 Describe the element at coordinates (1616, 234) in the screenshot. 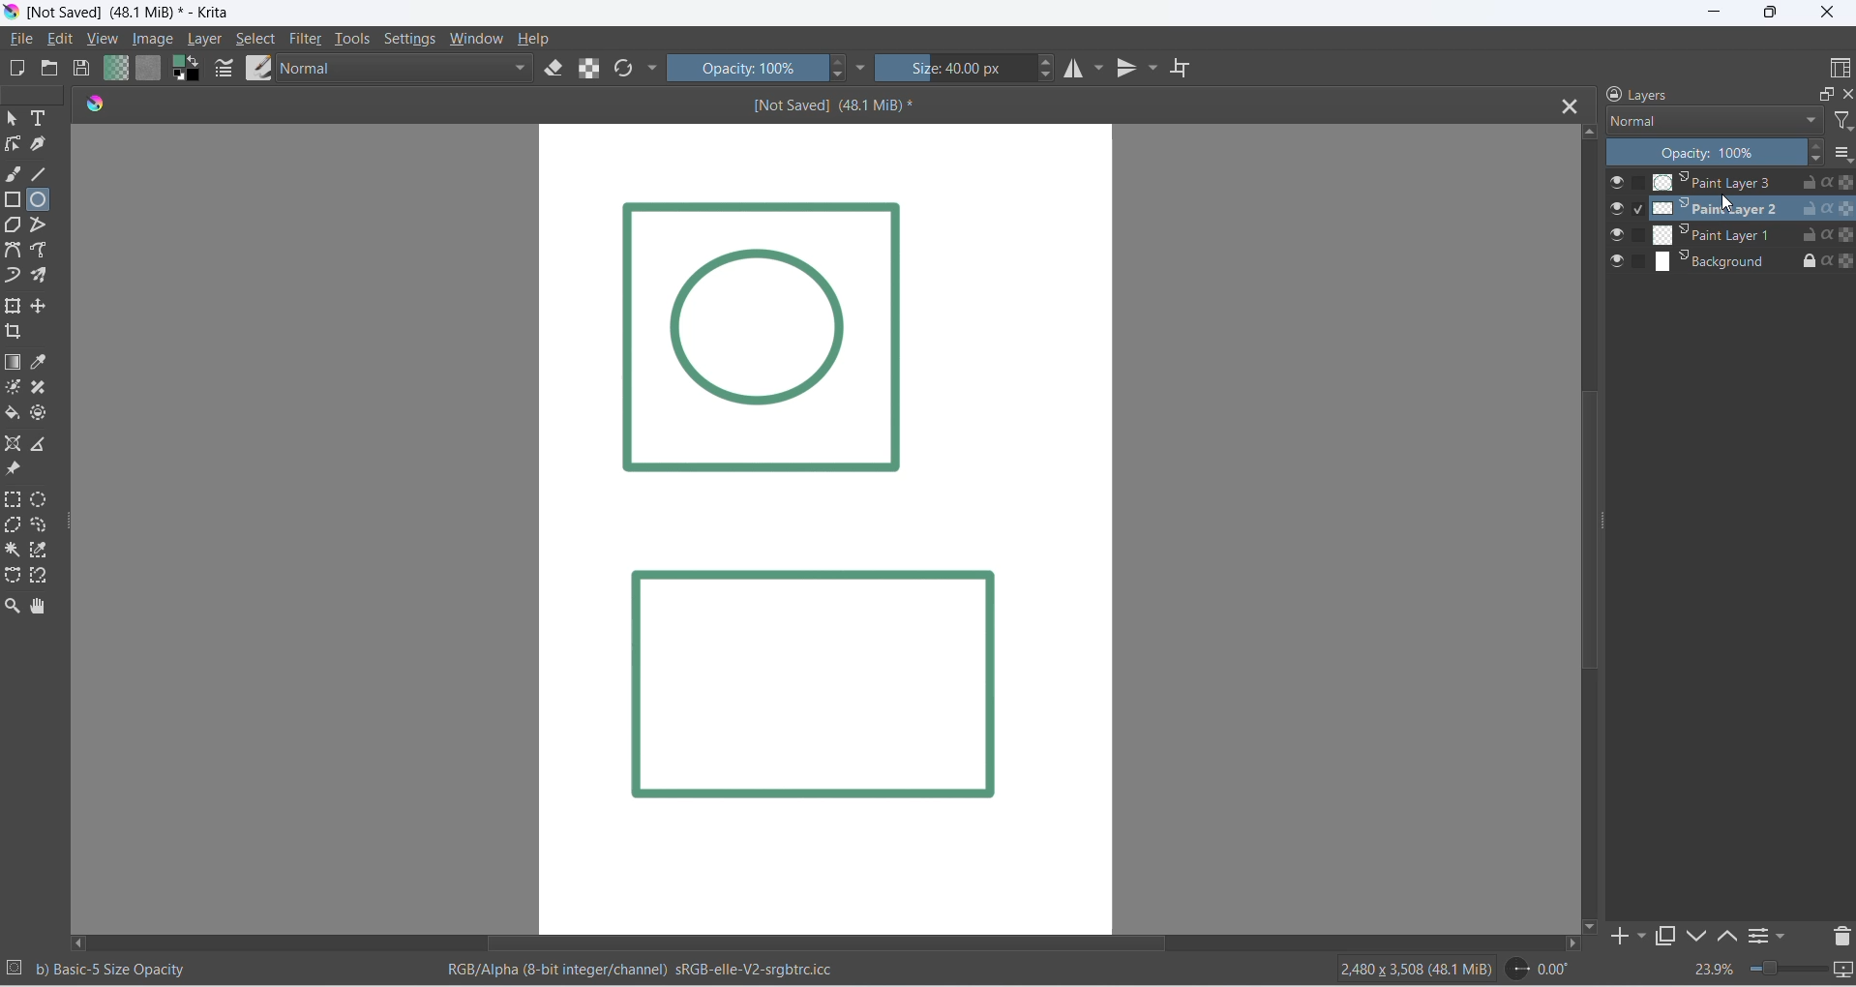

I see `visibilty` at that location.